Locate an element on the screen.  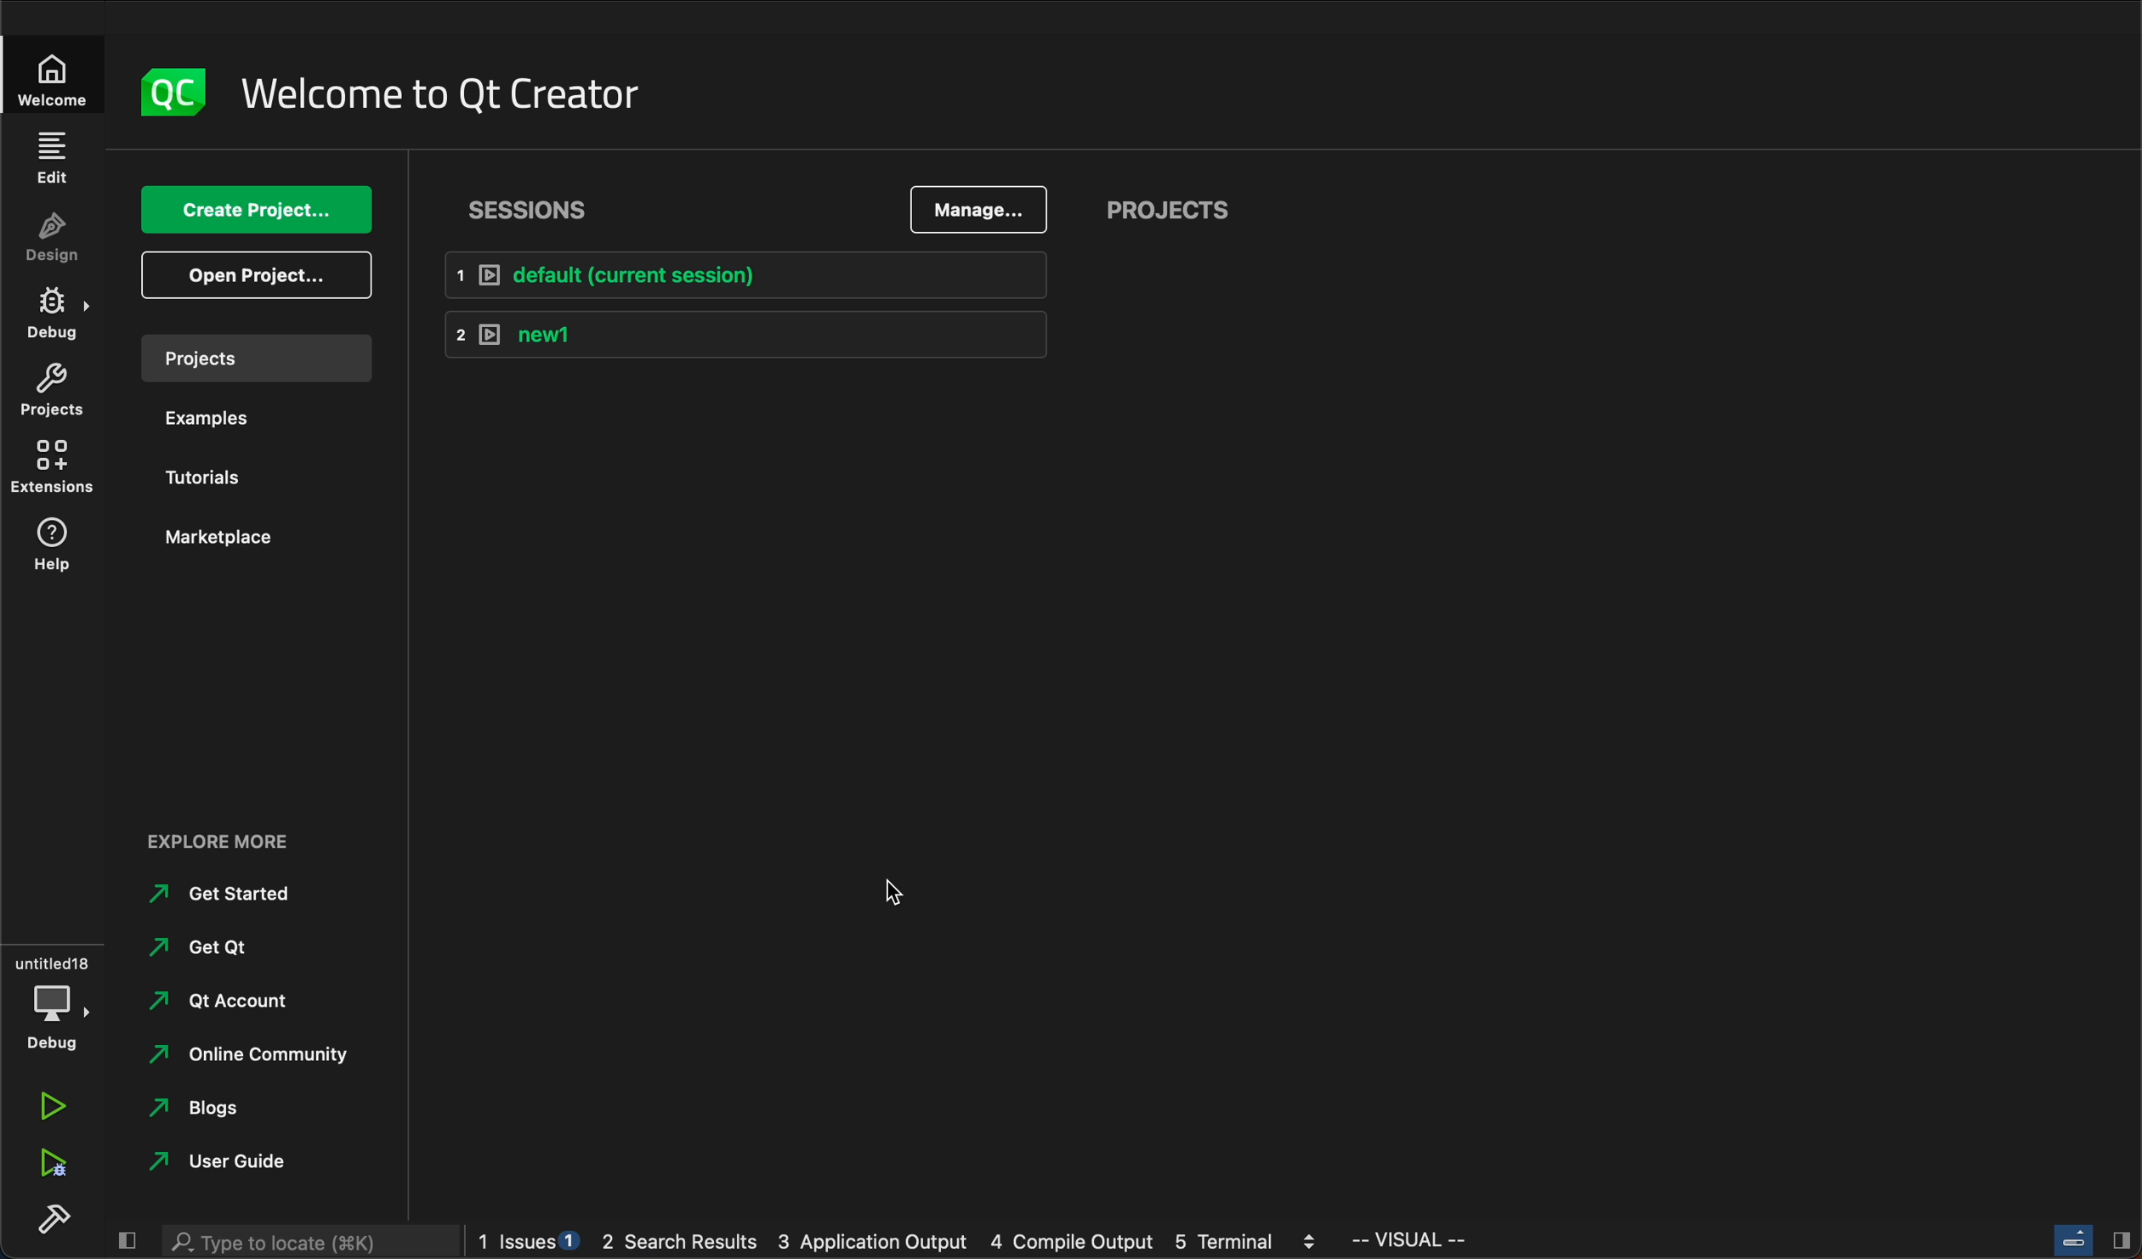
design  is located at coordinates (53, 239).